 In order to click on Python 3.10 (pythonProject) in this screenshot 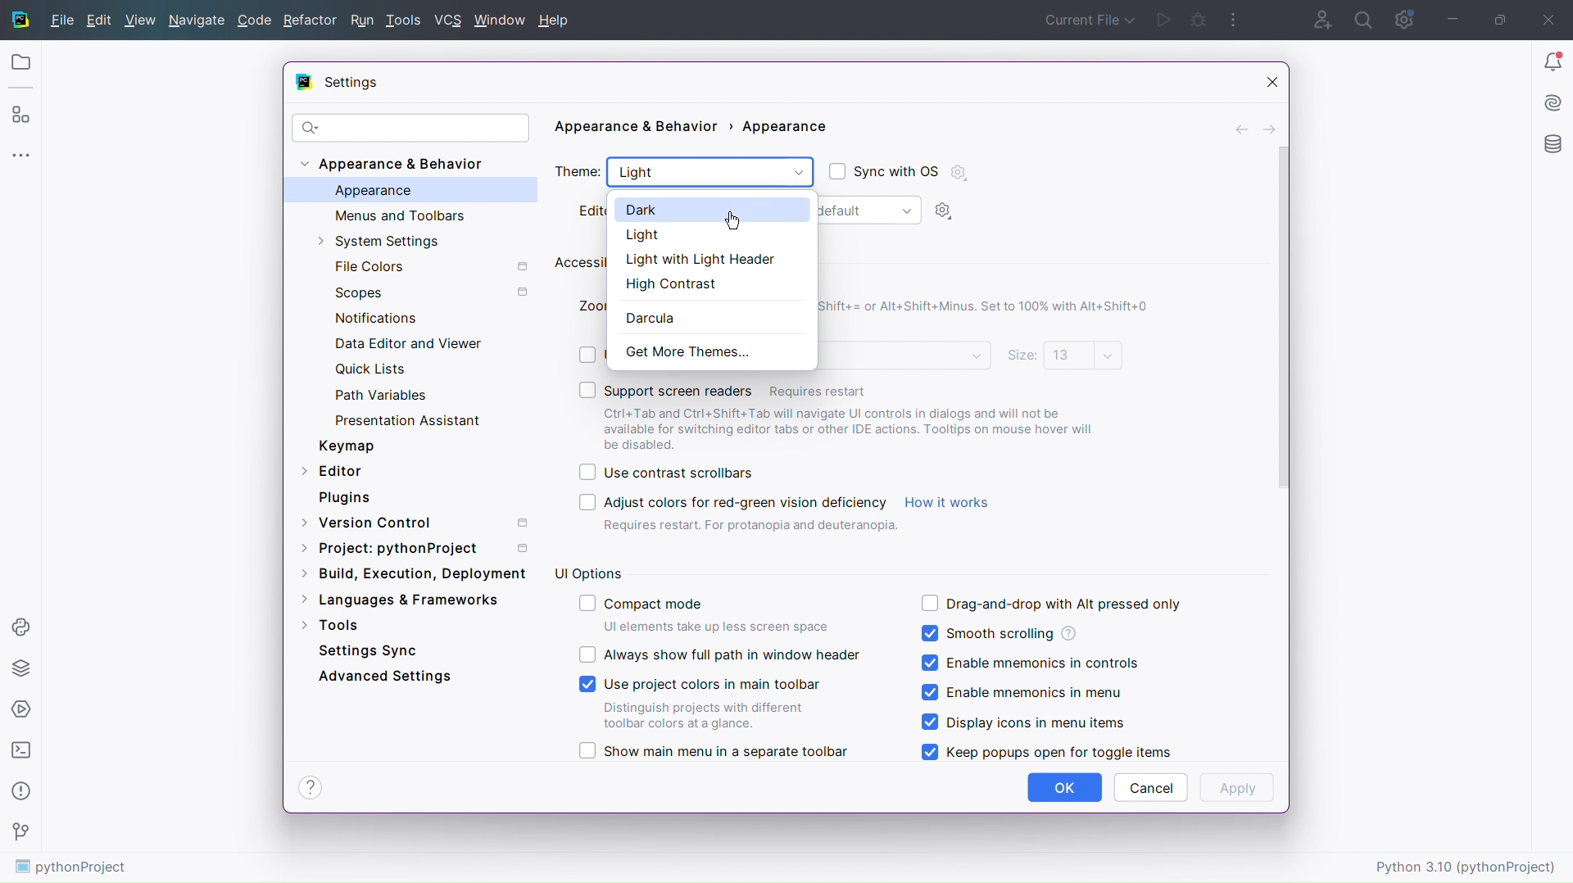, I will do `click(1468, 865)`.